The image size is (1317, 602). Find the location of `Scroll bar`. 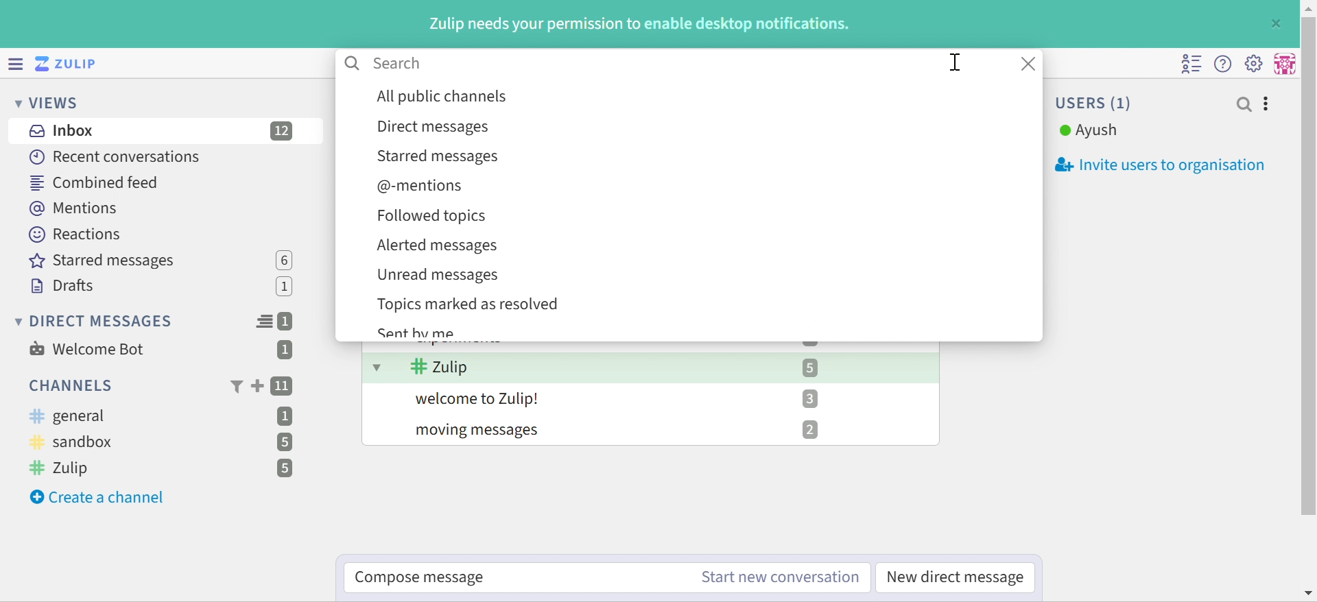

Scroll bar is located at coordinates (1309, 266).